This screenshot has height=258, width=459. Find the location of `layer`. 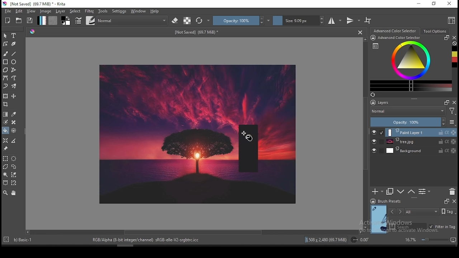

layer is located at coordinates (421, 142).